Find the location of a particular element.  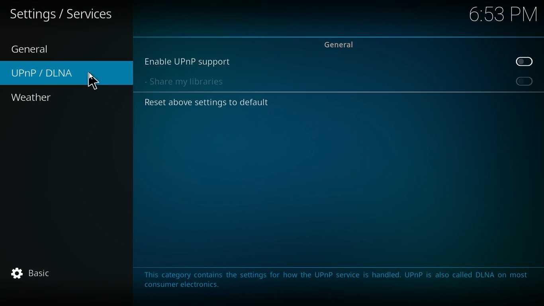

General is located at coordinates (30, 49).